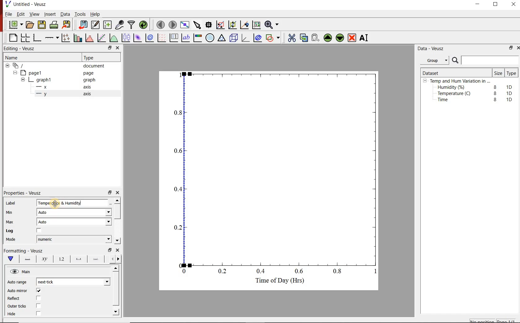  What do you see at coordinates (78, 259) in the screenshot?
I see `major ticks` at bounding box center [78, 259].